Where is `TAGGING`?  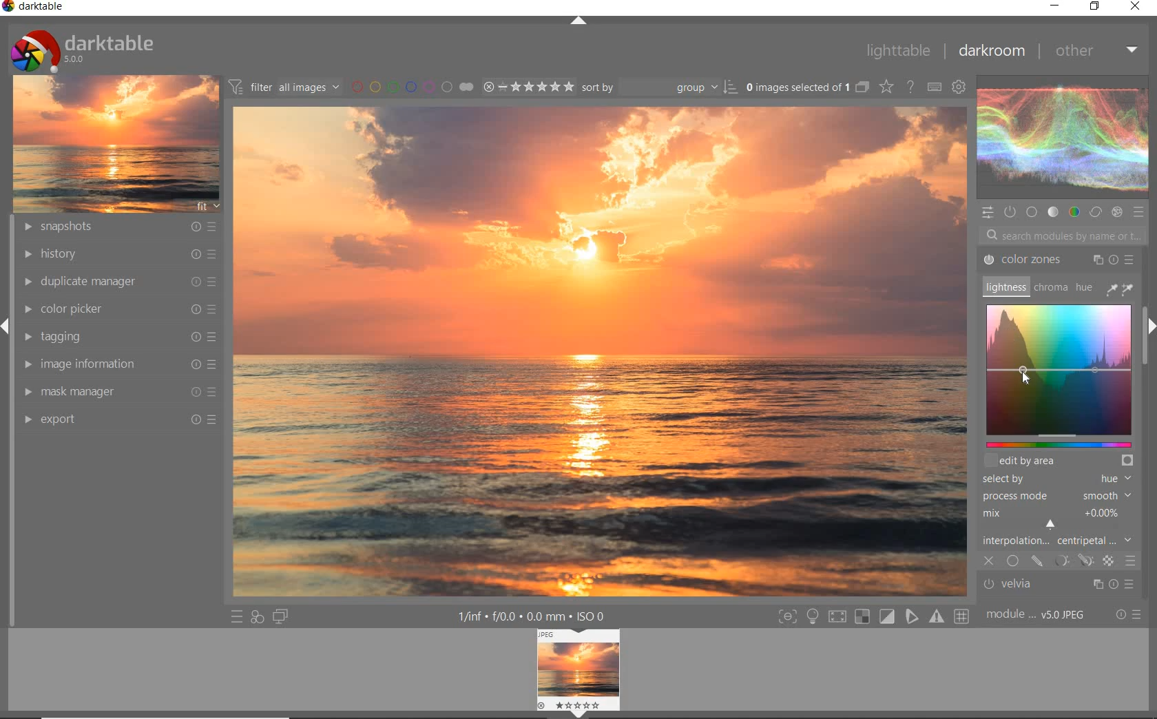 TAGGING is located at coordinates (118, 335).